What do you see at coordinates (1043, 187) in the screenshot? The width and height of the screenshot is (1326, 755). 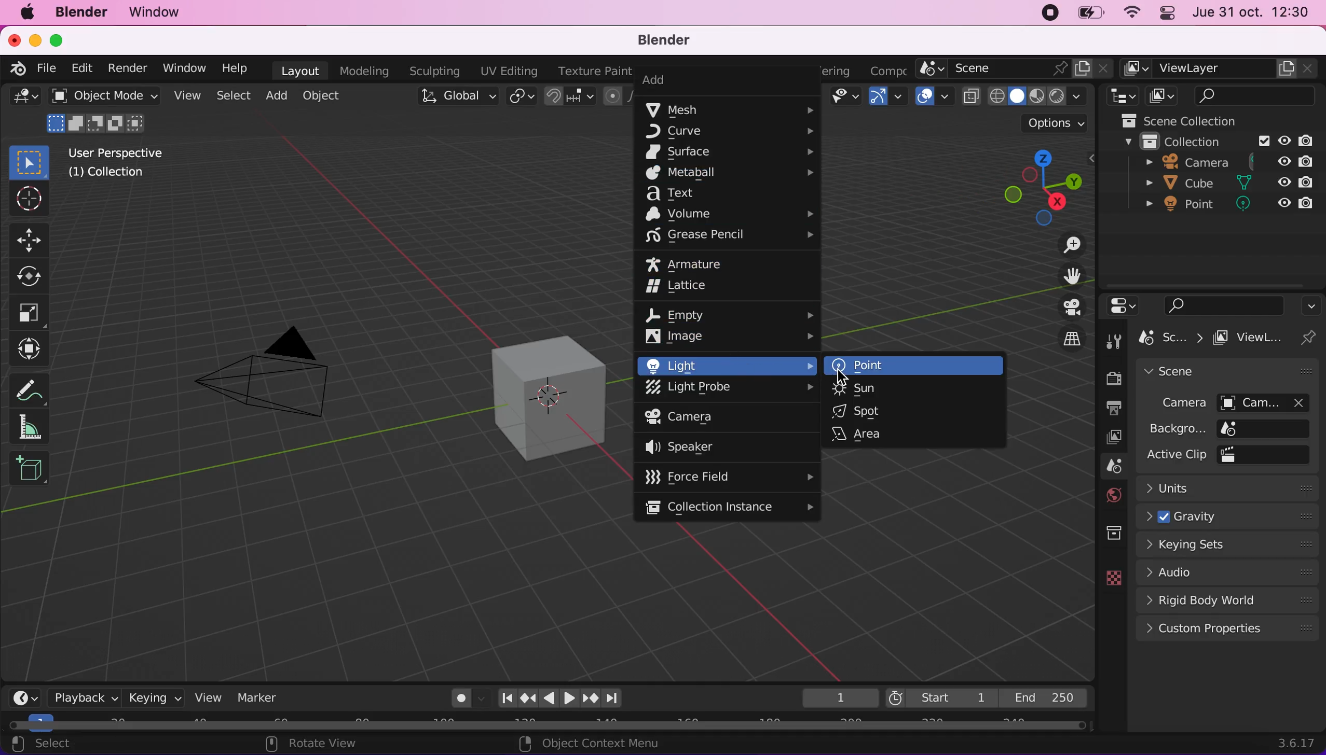 I see `click, shortcut, drag` at bounding box center [1043, 187].